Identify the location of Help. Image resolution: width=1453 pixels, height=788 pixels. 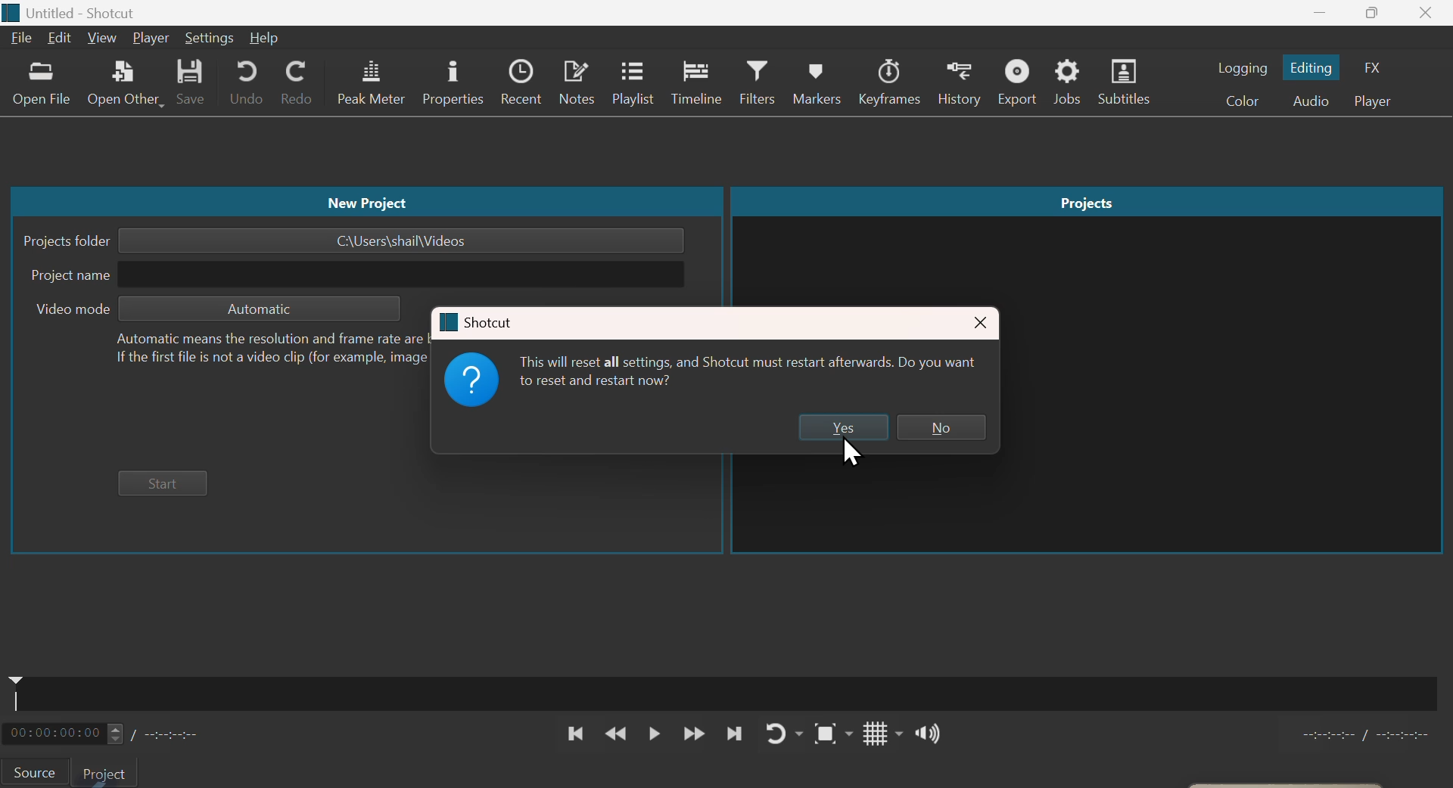
(264, 37).